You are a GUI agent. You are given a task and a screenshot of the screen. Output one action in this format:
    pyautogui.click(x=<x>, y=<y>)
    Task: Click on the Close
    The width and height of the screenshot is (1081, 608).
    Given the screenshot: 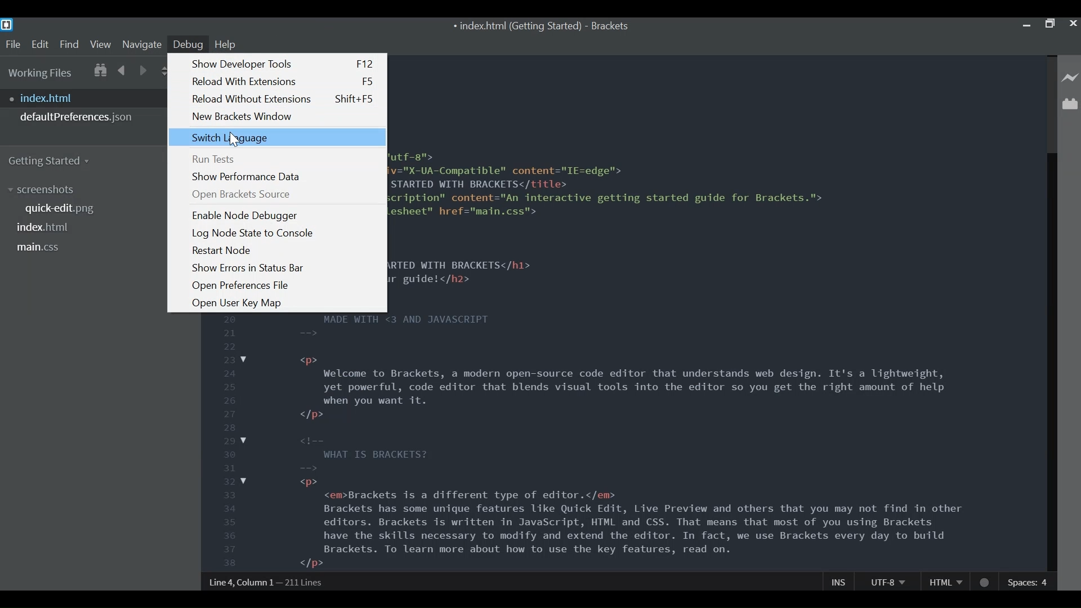 What is the action you would take?
    pyautogui.click(x=1073, y=24)
    